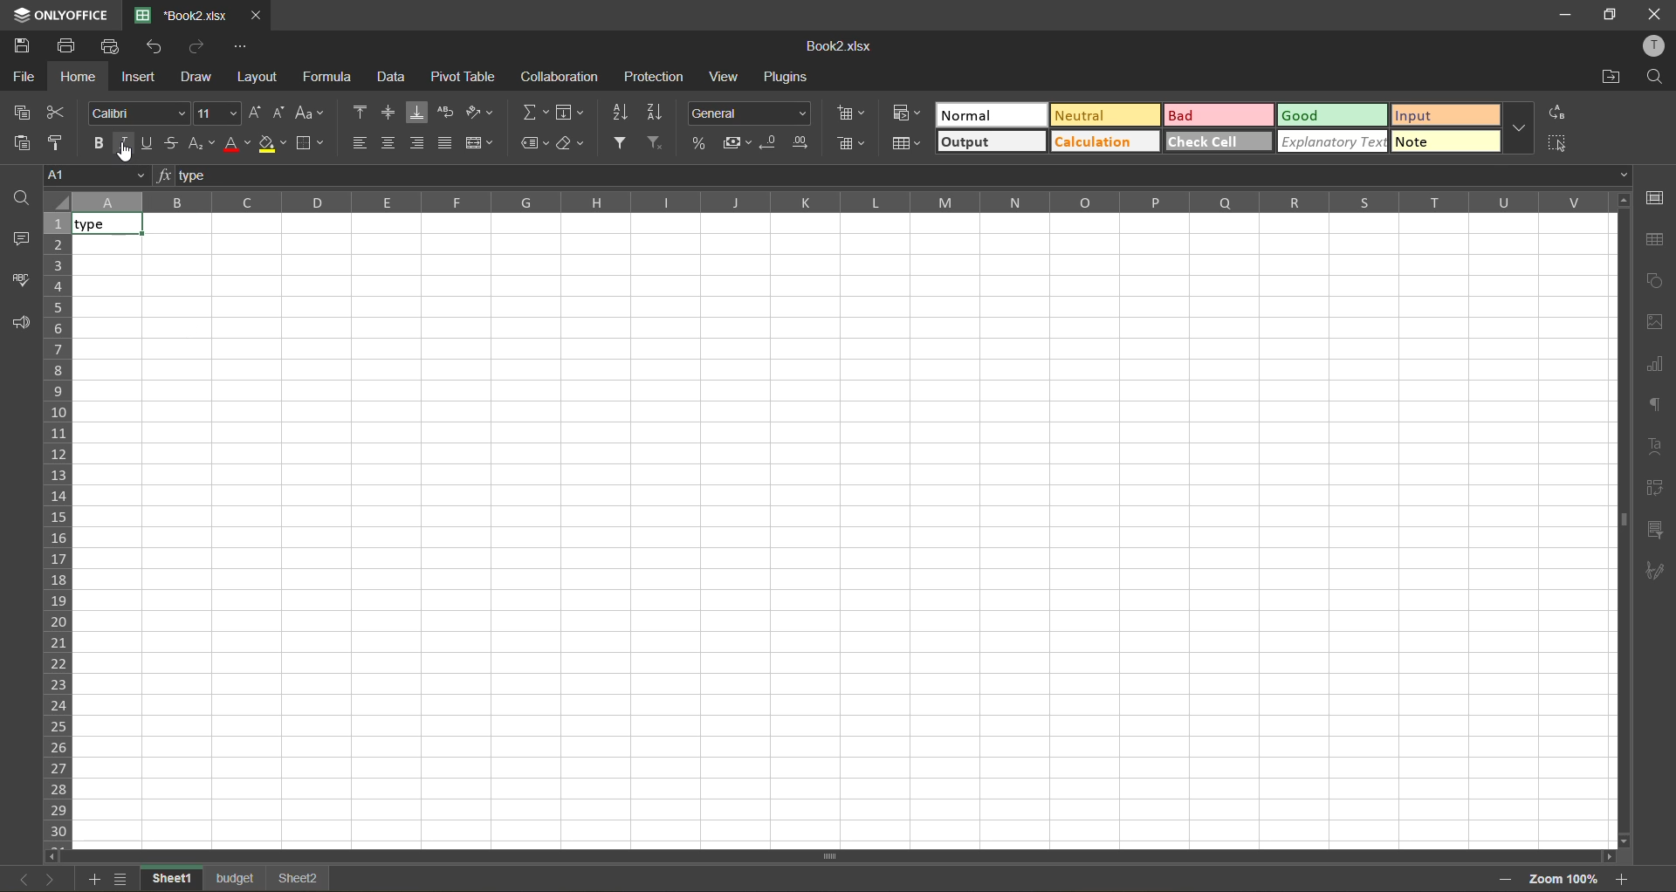 This screenshot has width=1676, height=892. What do you see at coordinates (271, 143) in the screenshot?
I see `fill color` at bounding box center [271, 143].